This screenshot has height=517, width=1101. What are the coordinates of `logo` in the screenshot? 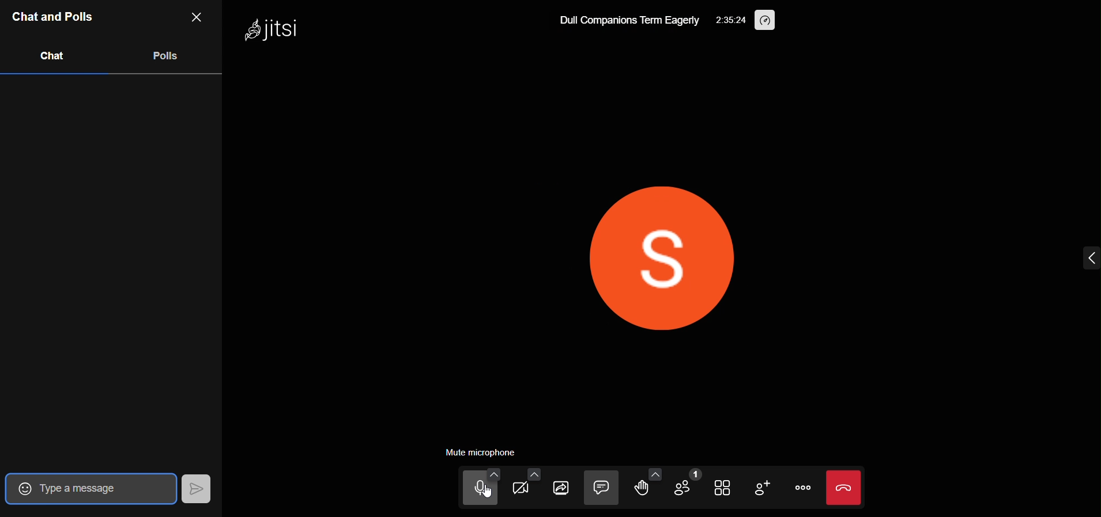 It's located at (265, 29).